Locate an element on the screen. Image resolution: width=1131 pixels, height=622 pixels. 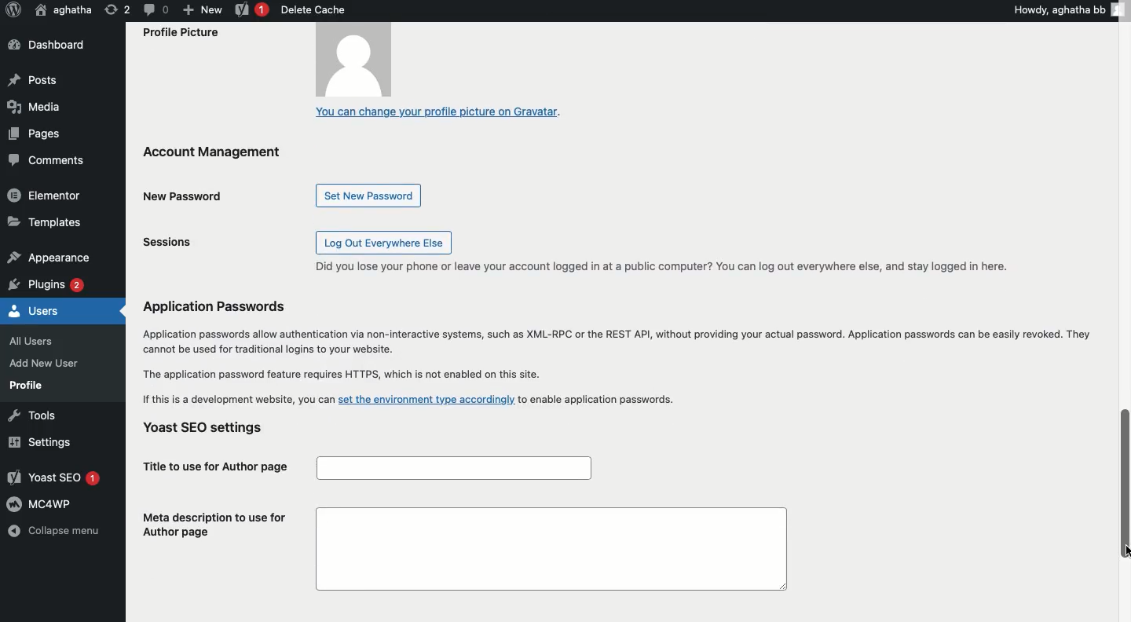
SEO settings is located at coordinates (211, 430).